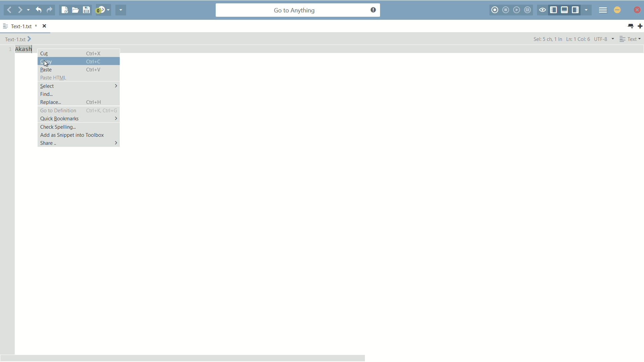 This screenshot has height=362, width=644. What do you see at coordinates (79, 135) in the screenshot?
I see `add as snippet into toolbox` at bounding box center [79, 135].